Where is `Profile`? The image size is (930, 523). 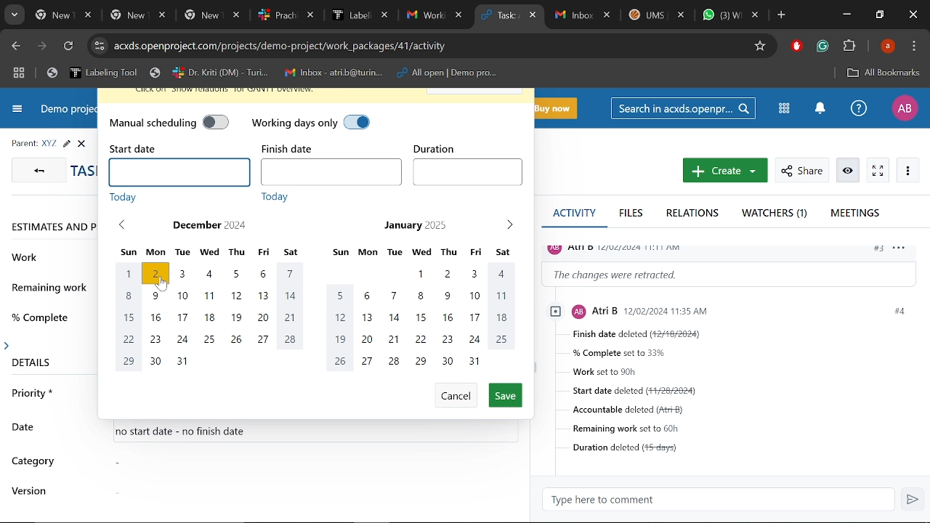
Profile is located at coordinates (903, 108).